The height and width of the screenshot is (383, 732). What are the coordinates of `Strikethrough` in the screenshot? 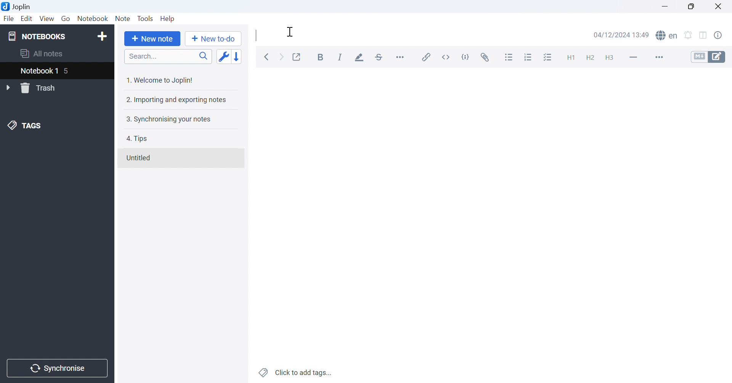 It's located at (379, 56).